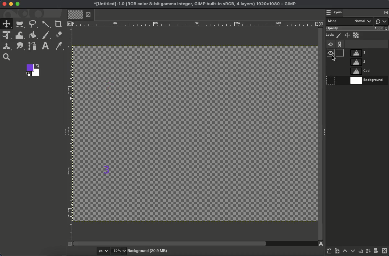  Describe the element at coordinates (20, 36) in the screenshot. I see `Warp transformation` at that location.